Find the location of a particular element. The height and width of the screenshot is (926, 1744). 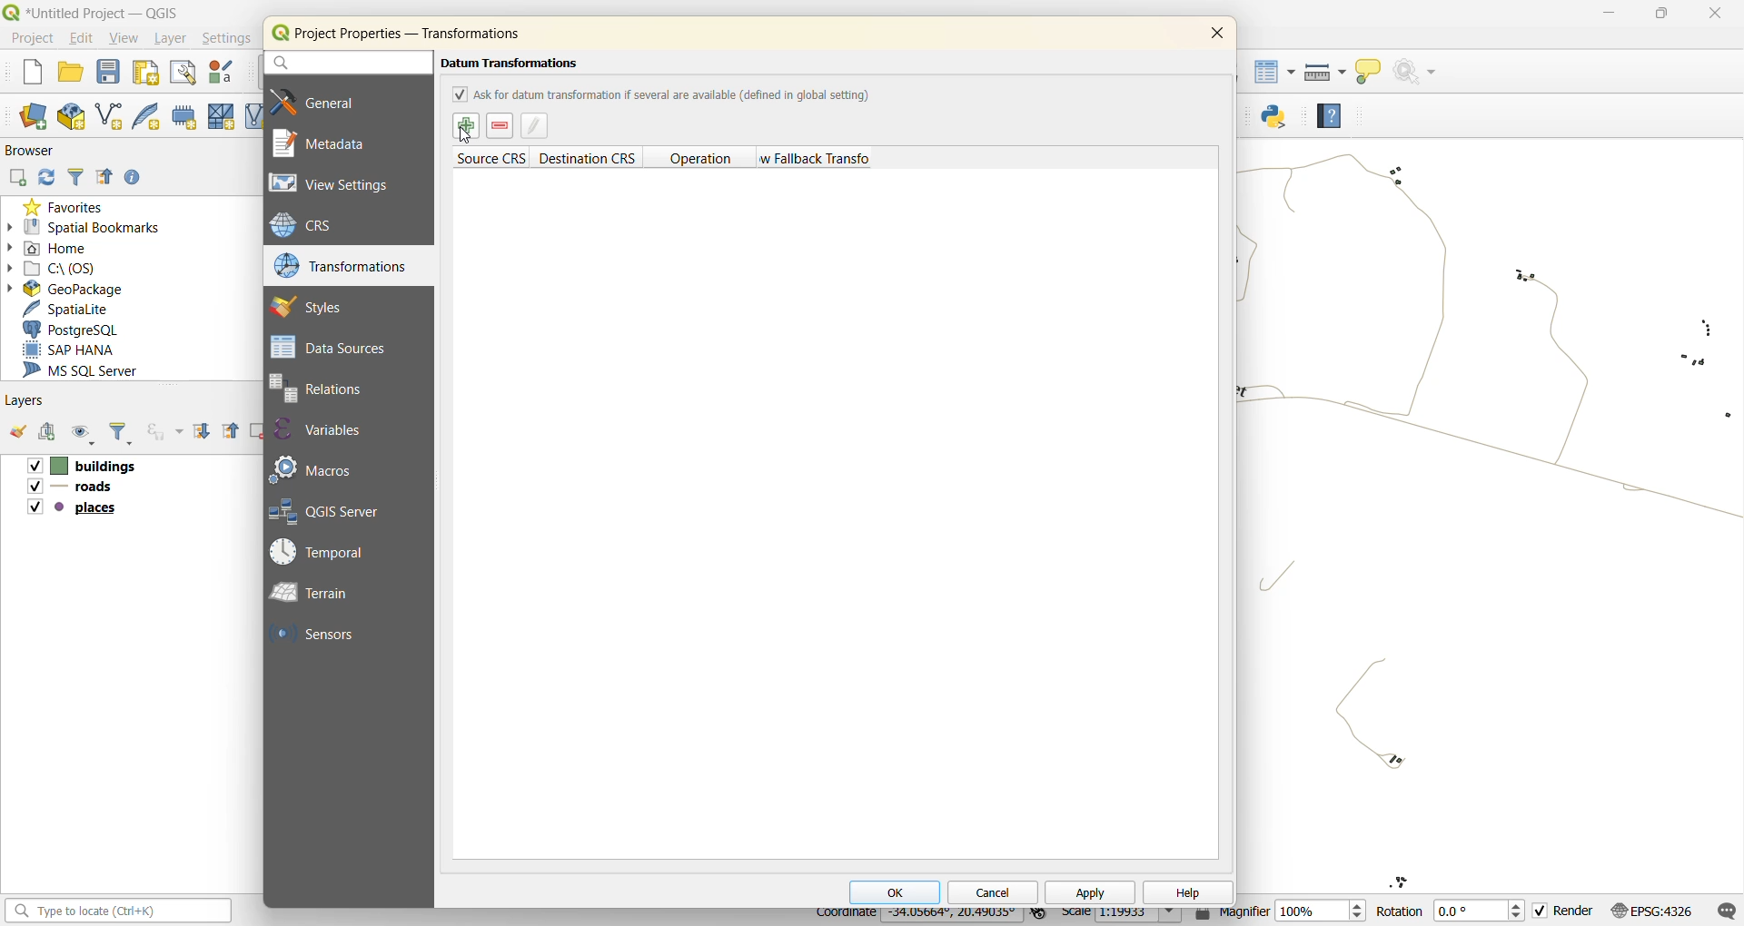

ask for datum transformation if several are available (defined in global setting) is located at coordinates (662, 94).